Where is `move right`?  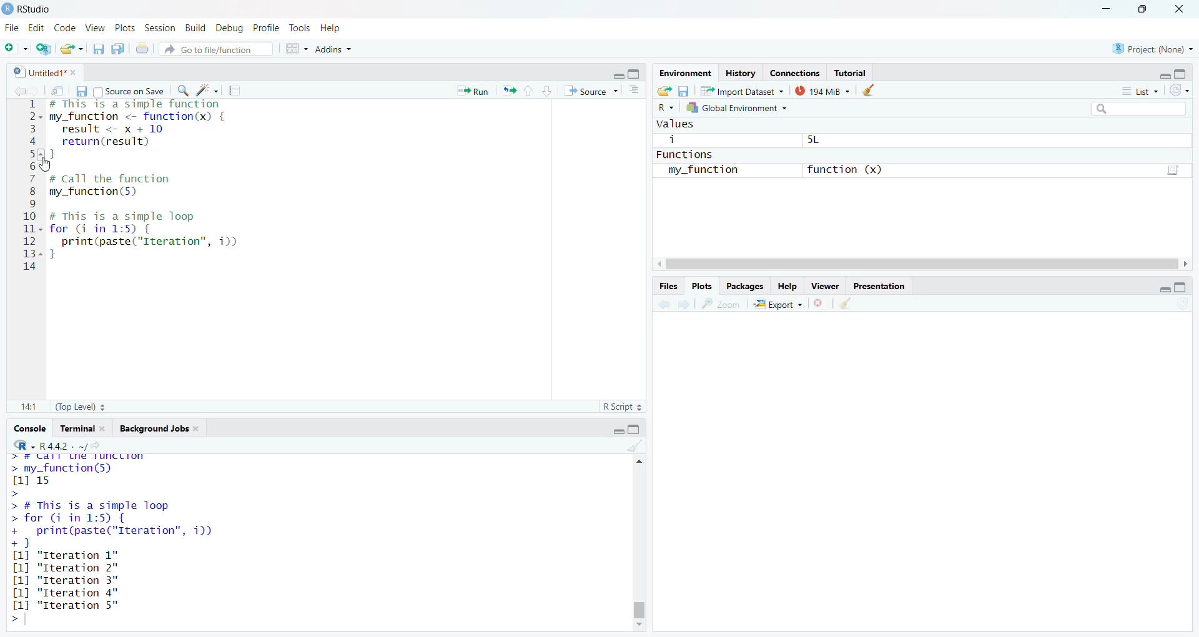
move right is located at coordinates (1190, 264).